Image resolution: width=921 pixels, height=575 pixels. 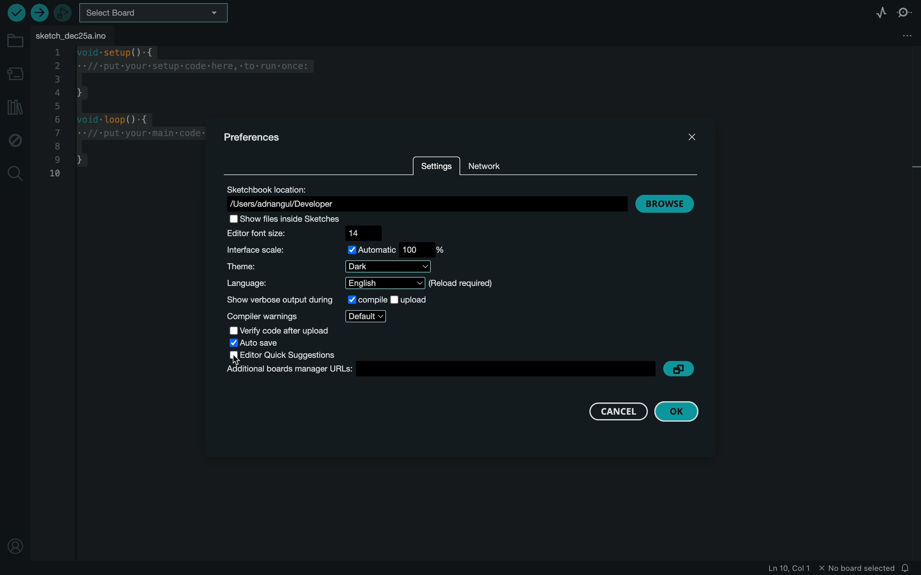 What do you see at coordinates (15, 106) in the screenshot?
I see `library  manager` at bounding box center [15, 106].